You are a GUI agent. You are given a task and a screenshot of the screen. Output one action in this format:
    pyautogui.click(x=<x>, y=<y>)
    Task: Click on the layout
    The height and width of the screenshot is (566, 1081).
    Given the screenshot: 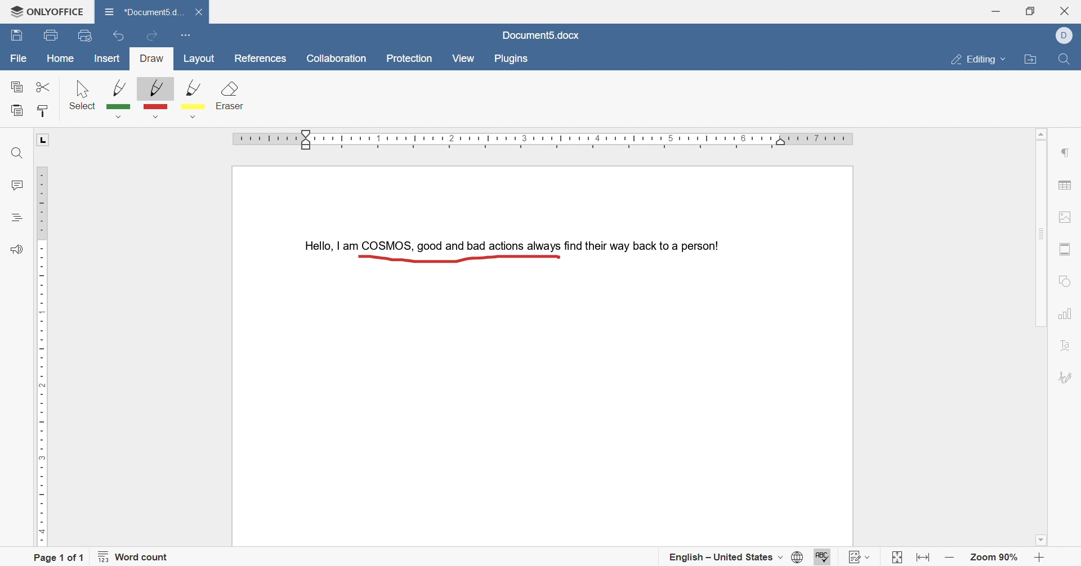 What is the action you would take?
    pyautogui.click(x=202, y=59)
    